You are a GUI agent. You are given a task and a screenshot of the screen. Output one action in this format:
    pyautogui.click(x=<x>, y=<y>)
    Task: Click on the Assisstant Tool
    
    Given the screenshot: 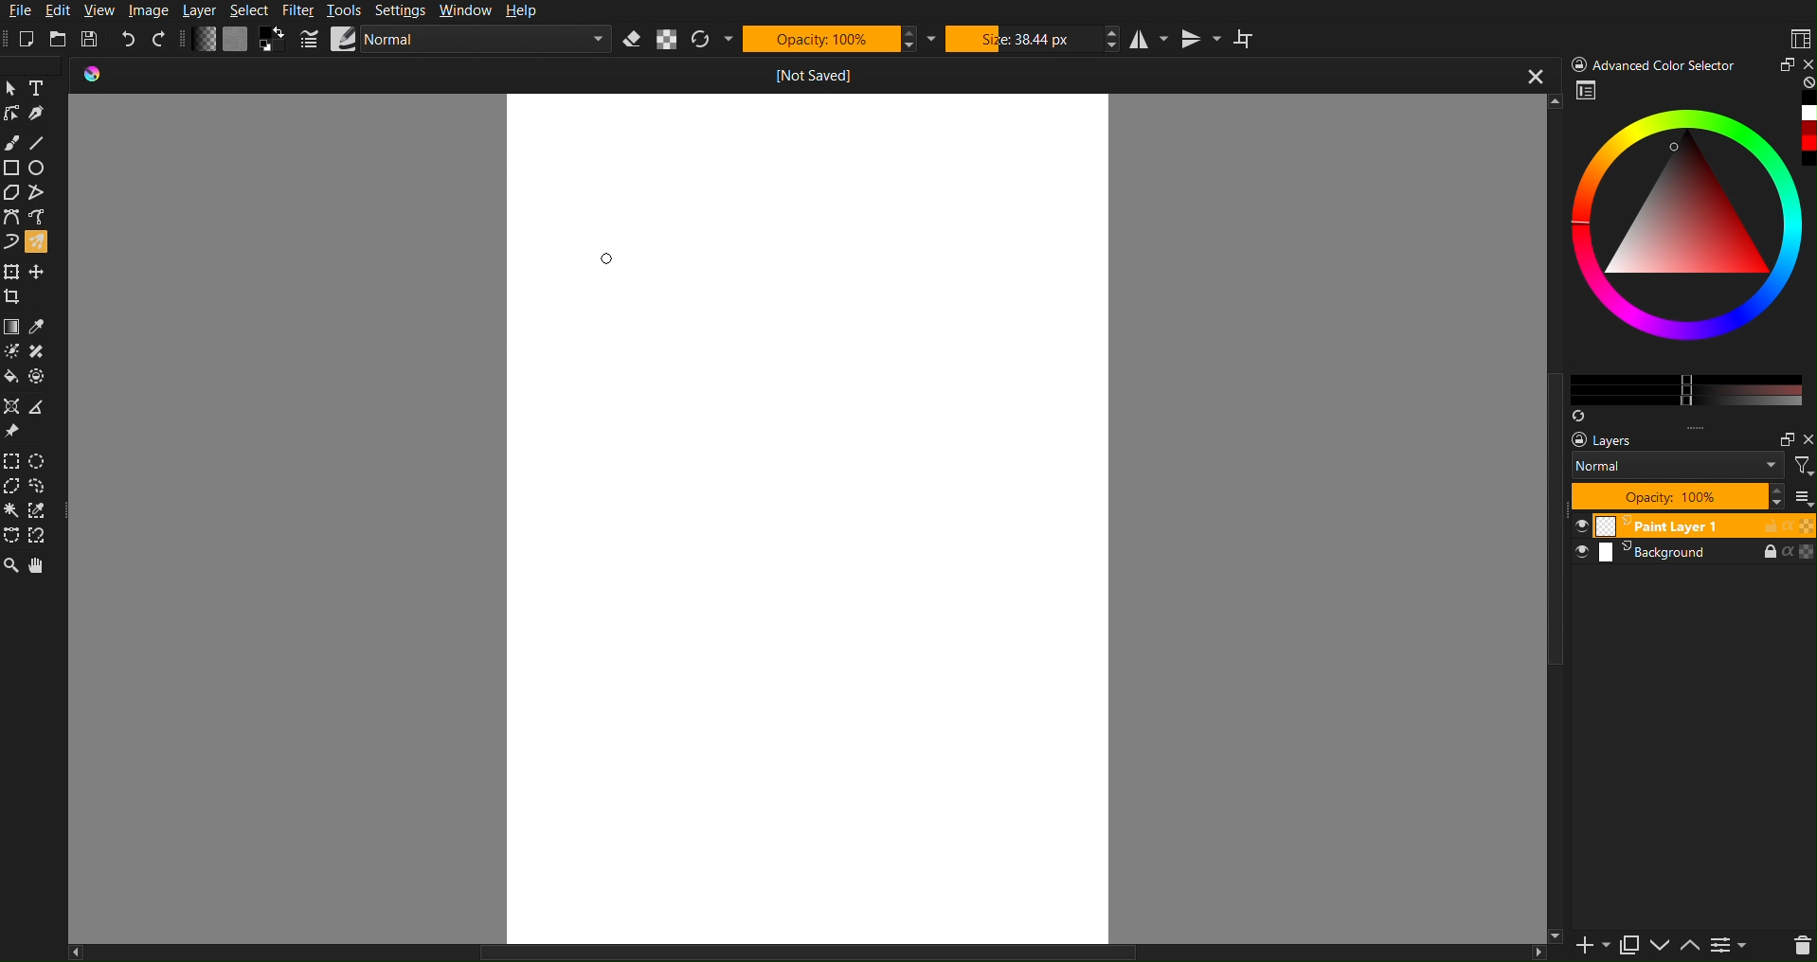 What is the action you would take?
    pyautogui.click(x=14, y=407)
    